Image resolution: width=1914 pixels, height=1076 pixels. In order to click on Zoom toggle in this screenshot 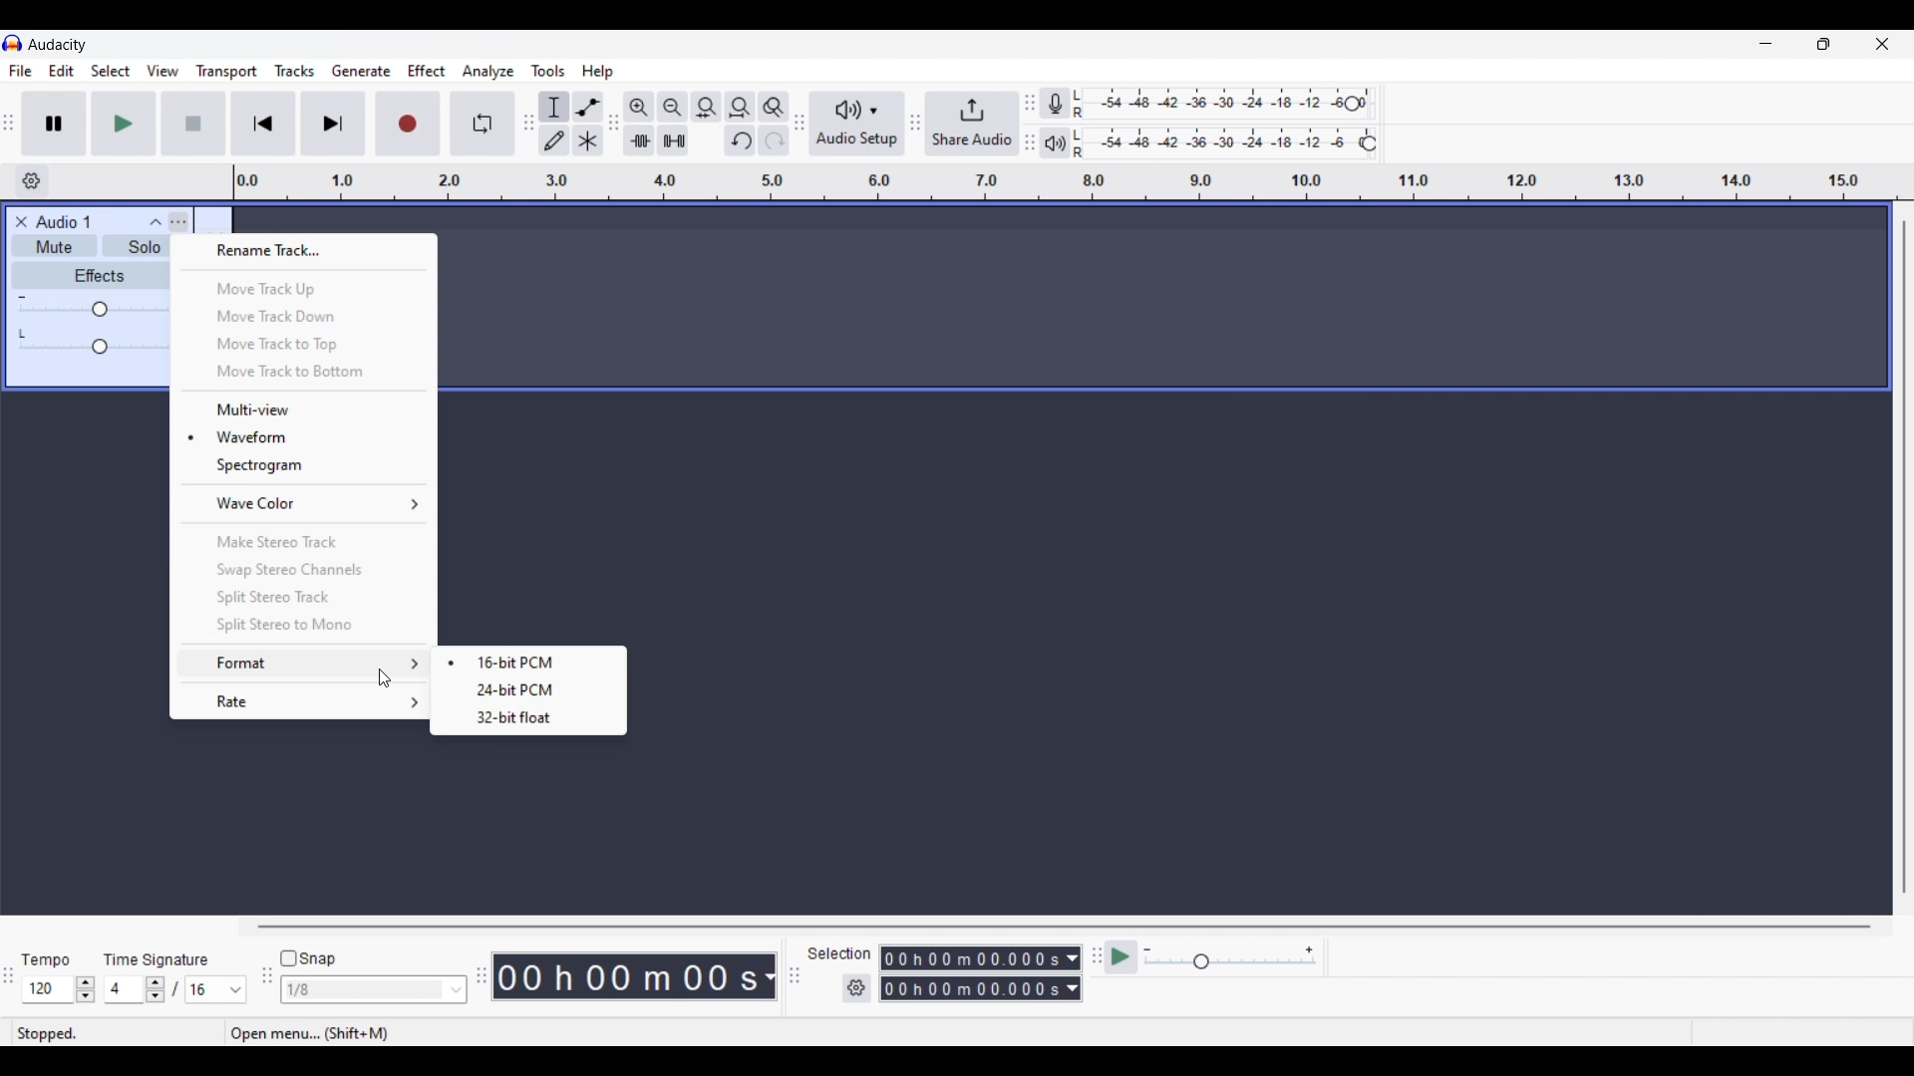, I will do `click(773, 107)`.